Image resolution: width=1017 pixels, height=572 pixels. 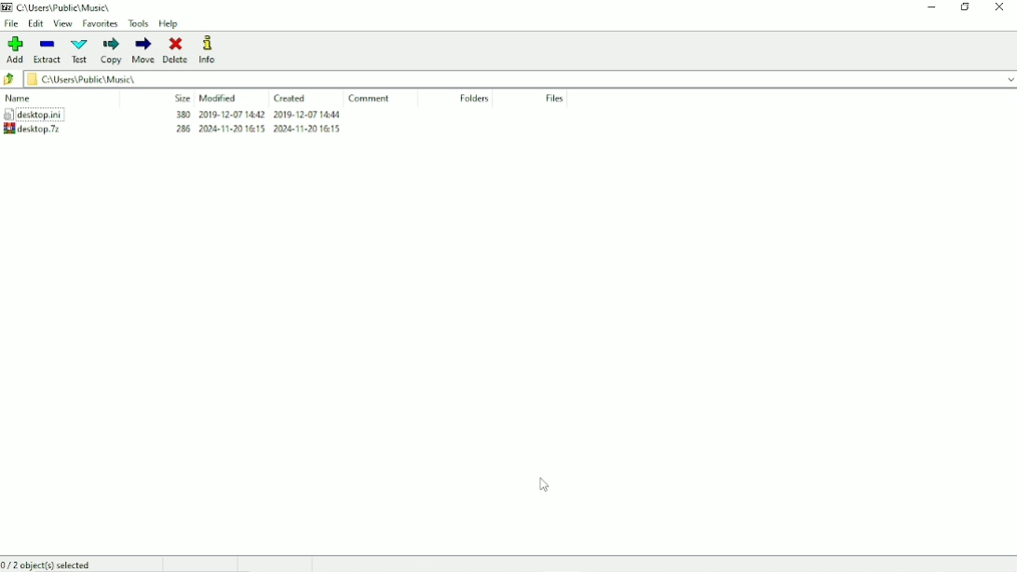 What do you see at coordinates (113, 51) in the screenshot?
I see `Copy` at bounding box center [113, 51].